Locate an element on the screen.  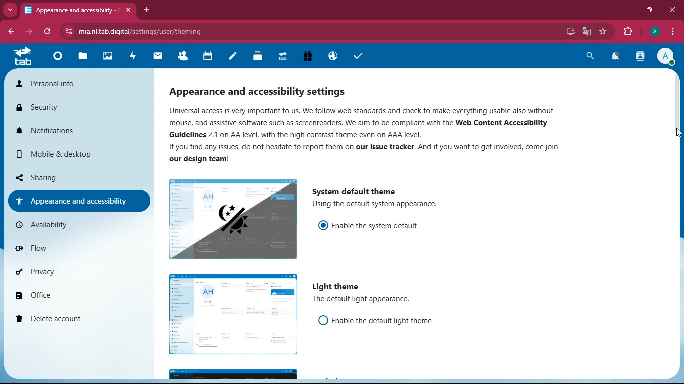
mail is located at coordinates (159, 58).